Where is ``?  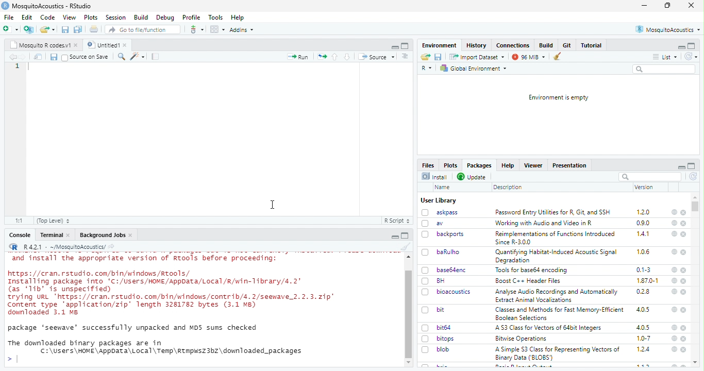  is located at coordinates (409, 362).